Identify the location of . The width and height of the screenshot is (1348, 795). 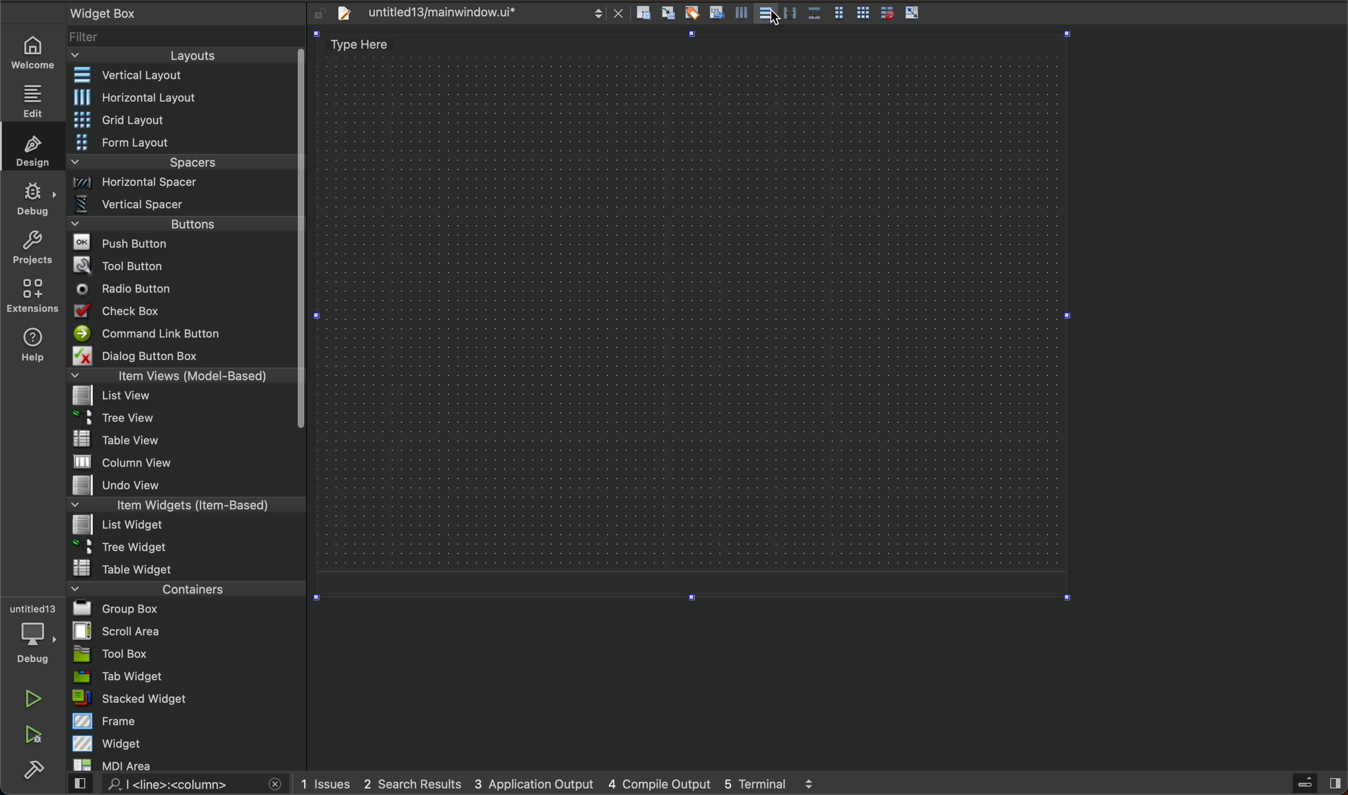
(864, 13).